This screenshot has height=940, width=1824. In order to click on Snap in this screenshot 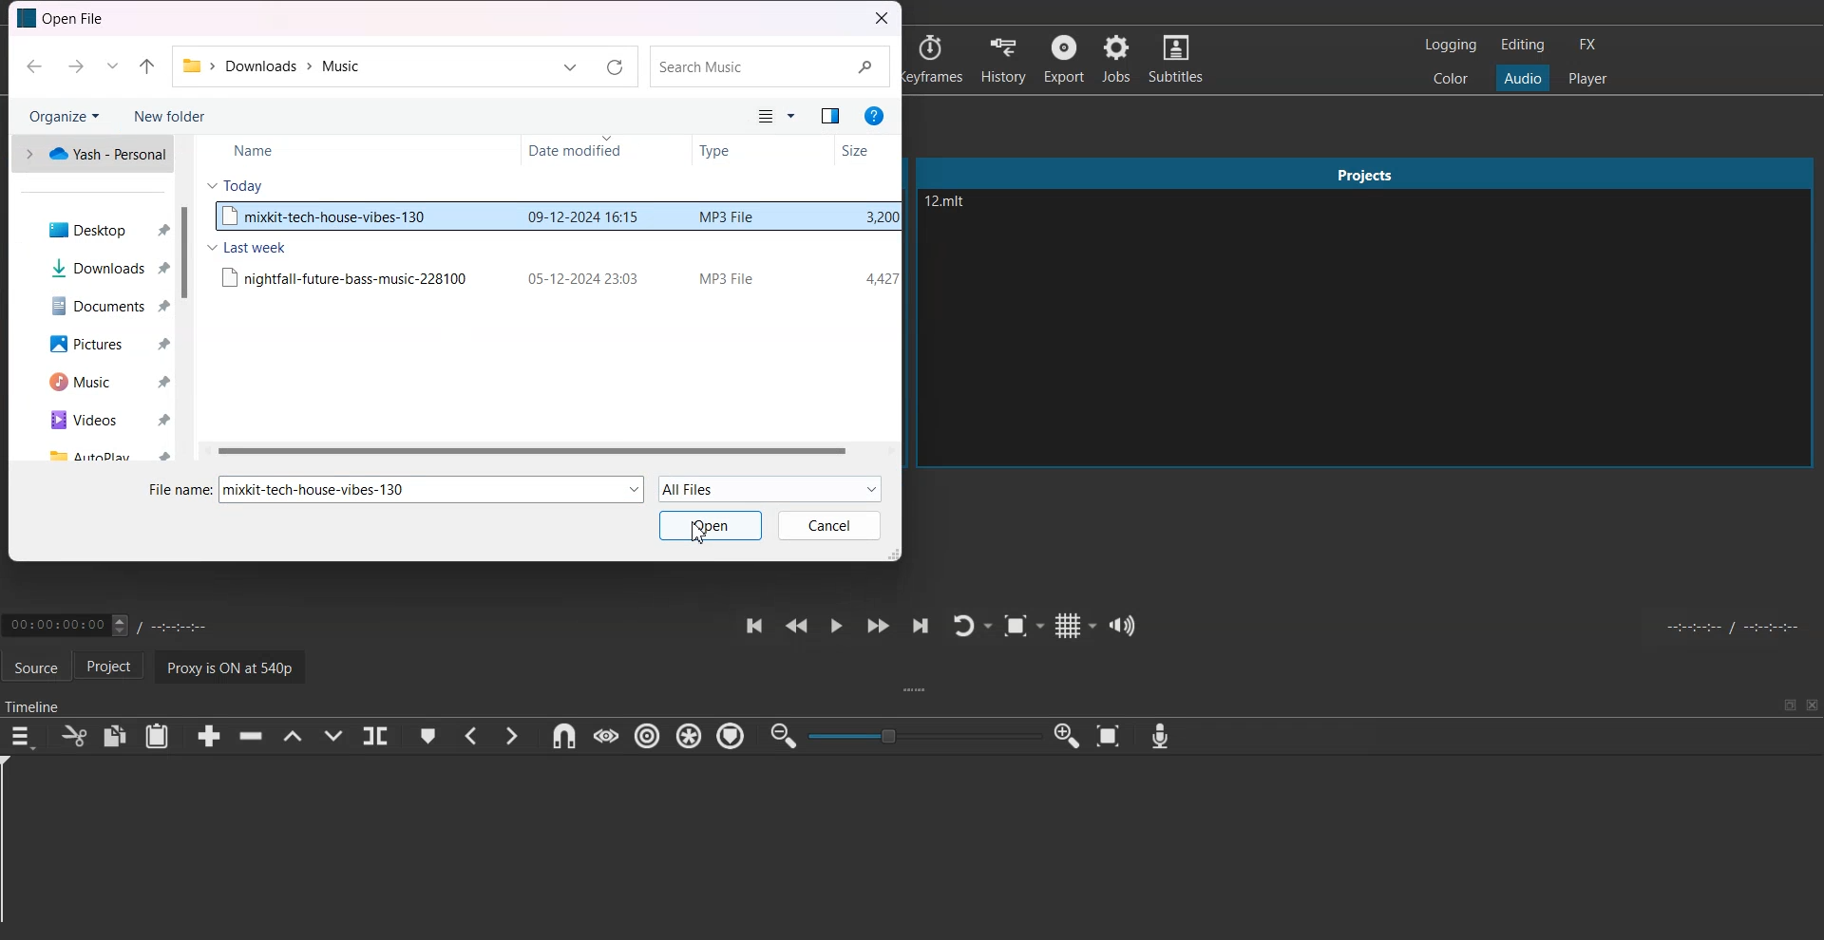, I will do `click(560, 736)`.